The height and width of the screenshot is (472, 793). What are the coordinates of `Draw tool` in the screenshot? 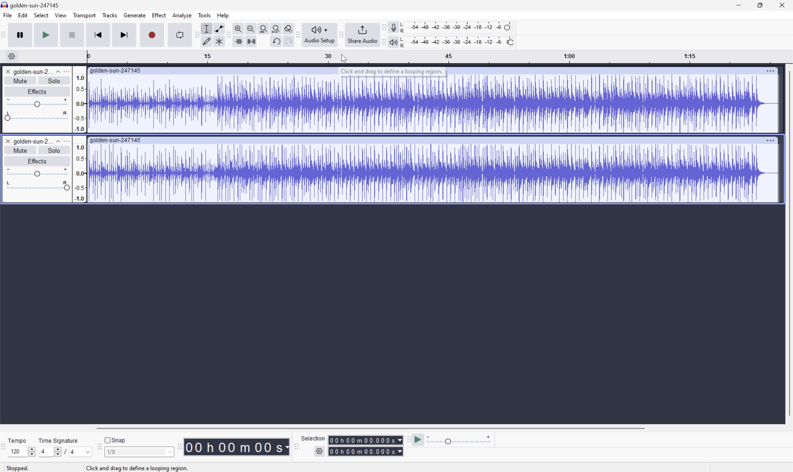 It's located at (207, 41).